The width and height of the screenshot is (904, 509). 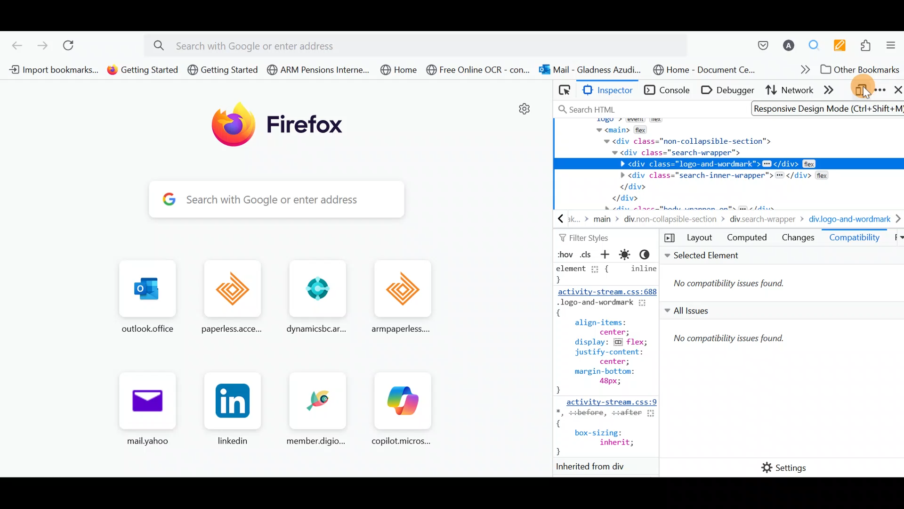 I want to click on Responsive design mode, so click(x=861, y=91).